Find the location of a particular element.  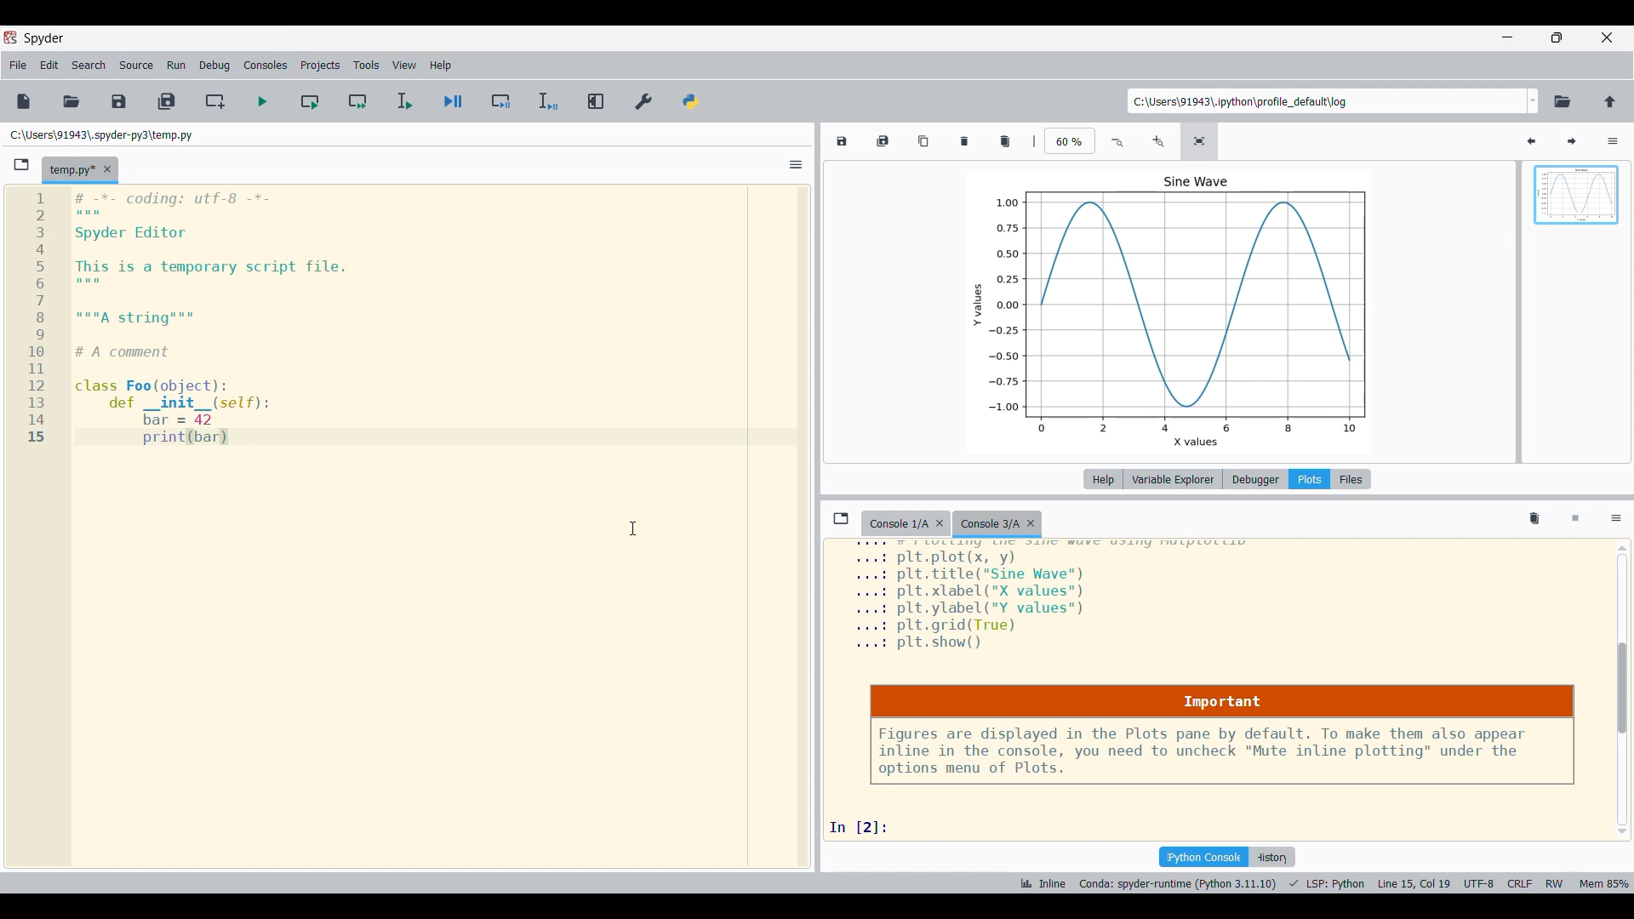

Fit plot to pane size, current selection highlighted is located at coordinates (1199, 141).